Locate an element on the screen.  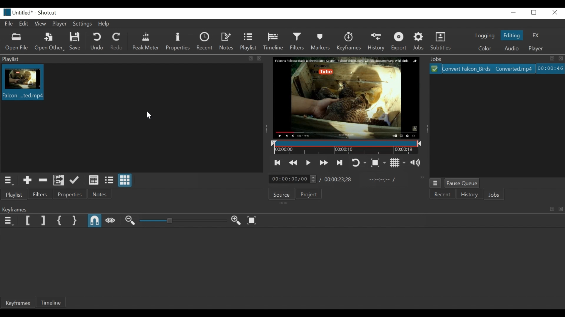
Play quickly backward is located at coordinates (293, 162).